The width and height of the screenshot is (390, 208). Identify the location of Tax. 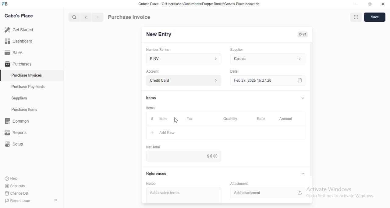
(191, 119).